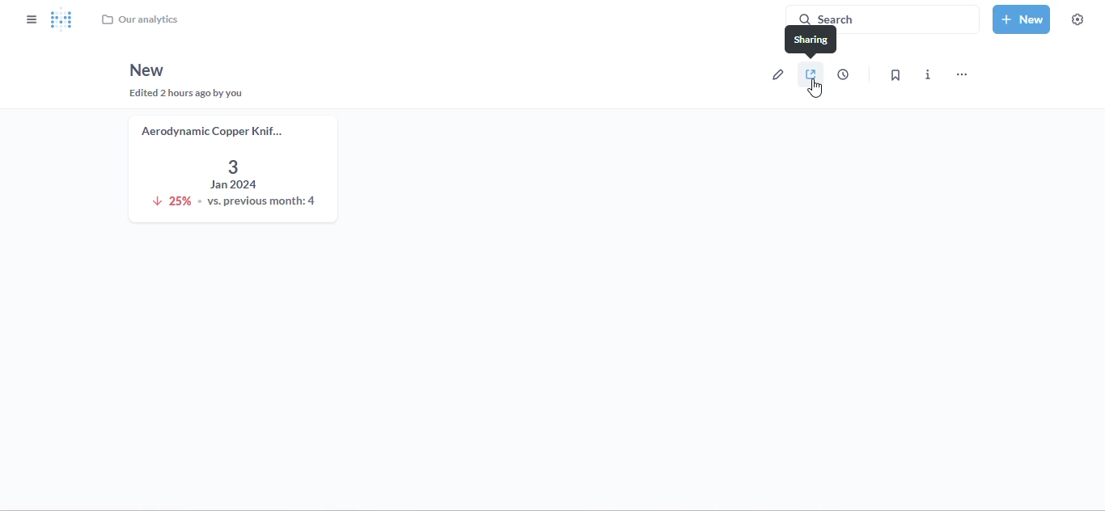 The width and height of the screenshot is (1105, 511). What do you see at coordinates (62, 19) in the screenshot?
I see `logo` at bounding box center [62, 19].